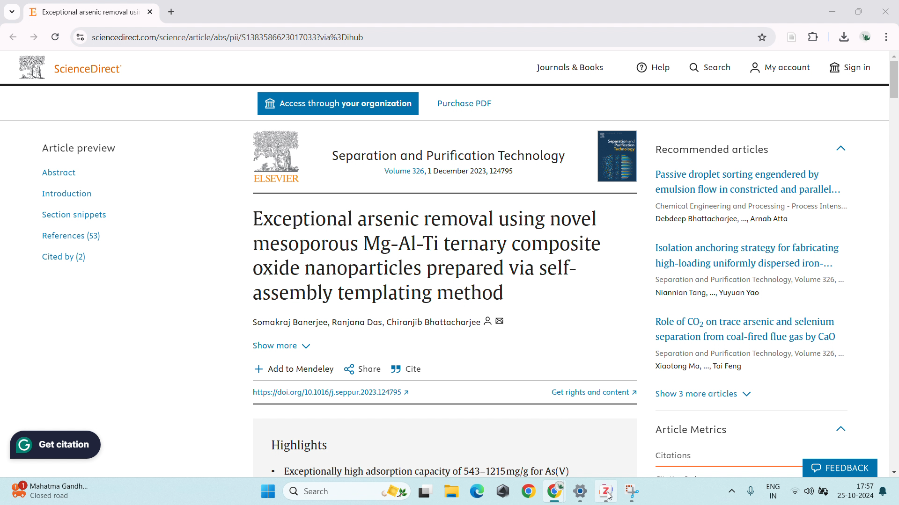  What do you see at coordinates (611, 497) in the screenshot?
I see `cursor` at bounding box center [611, 497].